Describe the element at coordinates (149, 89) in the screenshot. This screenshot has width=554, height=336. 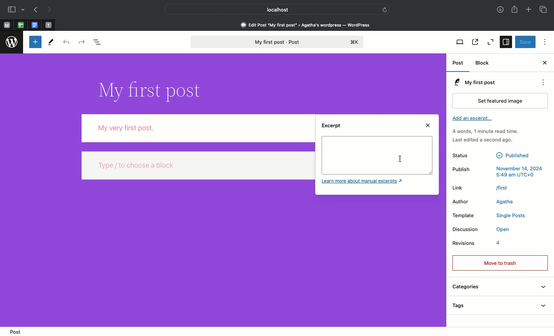
I see `Title` at that location.